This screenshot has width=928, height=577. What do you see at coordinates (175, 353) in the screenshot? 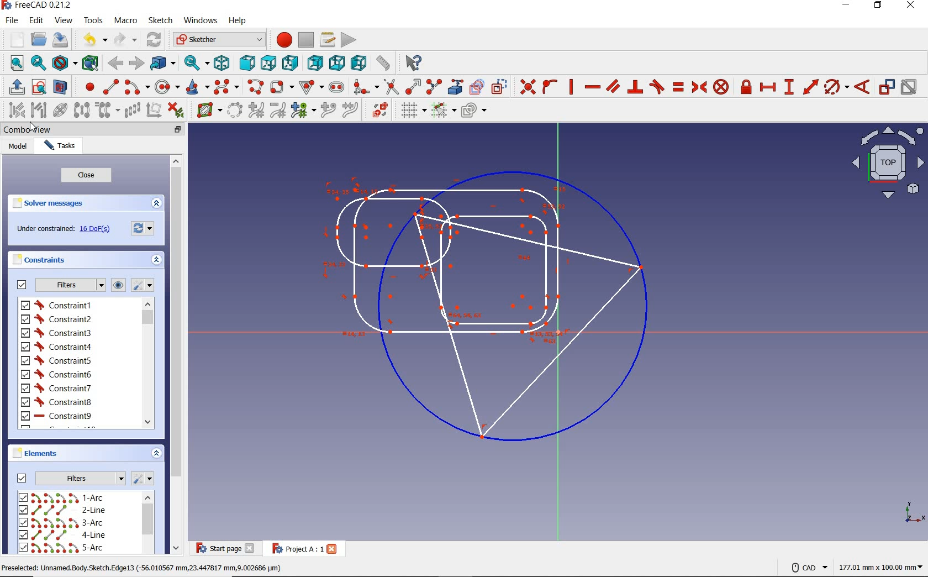
I see `scrollbar` at bounding box center [175, 353].